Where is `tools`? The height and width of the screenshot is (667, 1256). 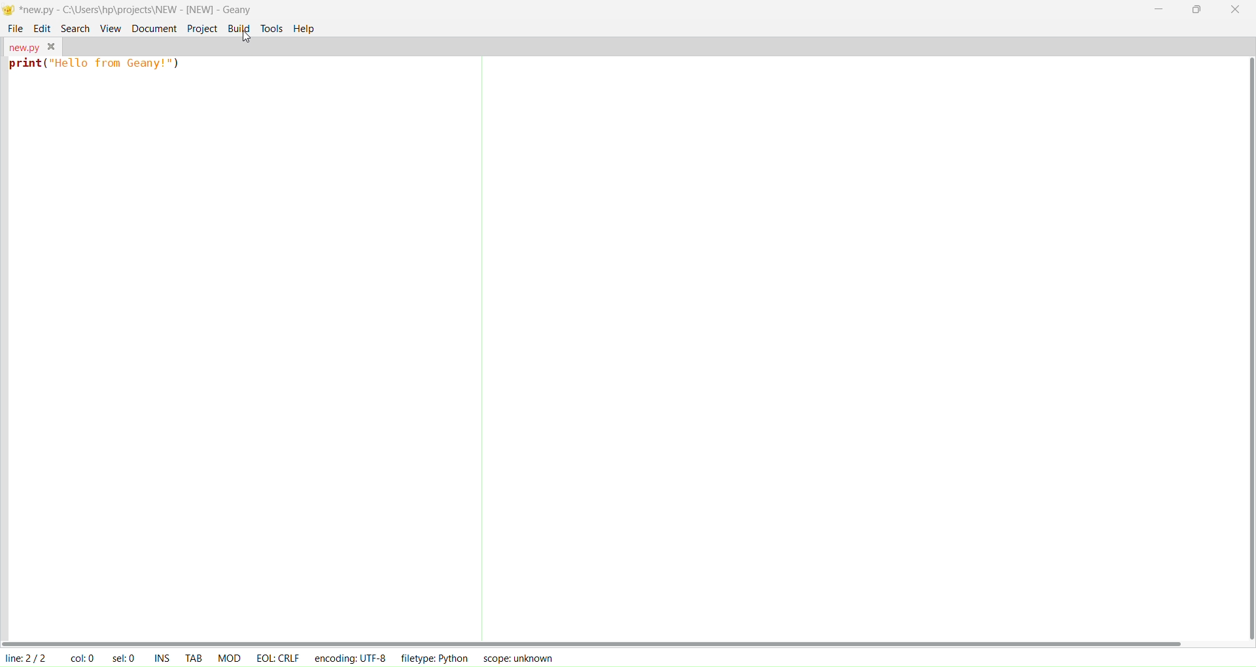
tools is located at coordinates (272, 29).